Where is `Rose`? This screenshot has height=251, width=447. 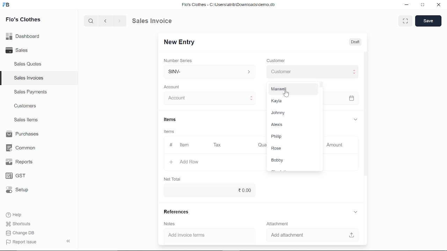 Rose is located at coordinates (290, 149).